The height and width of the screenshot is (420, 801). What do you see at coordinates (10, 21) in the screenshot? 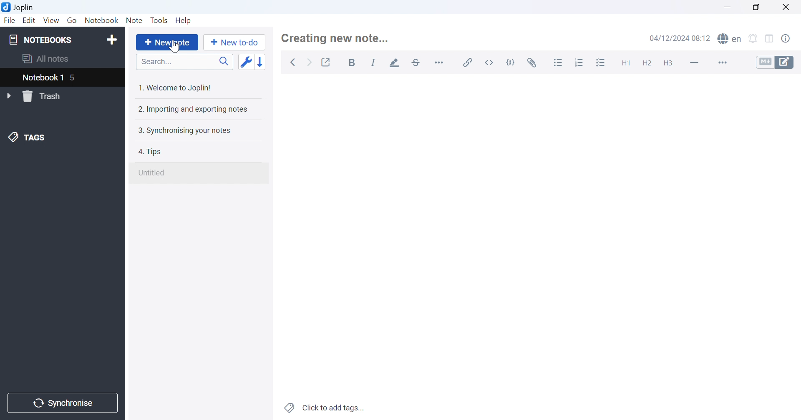
I see `File` at bounding box center [10, 21].